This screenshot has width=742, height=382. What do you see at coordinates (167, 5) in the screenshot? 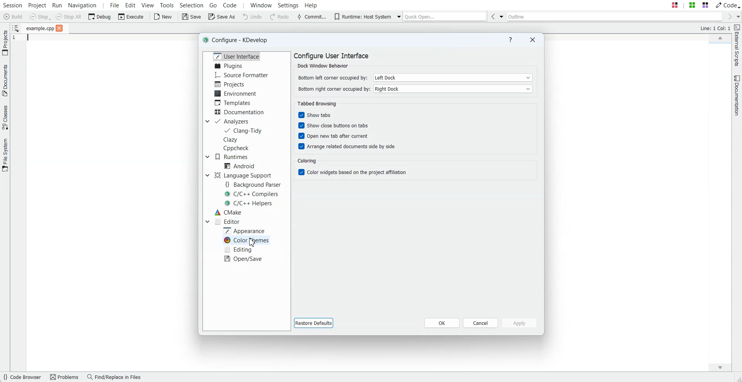
I see `Tools` at bounding box center [167, 5].